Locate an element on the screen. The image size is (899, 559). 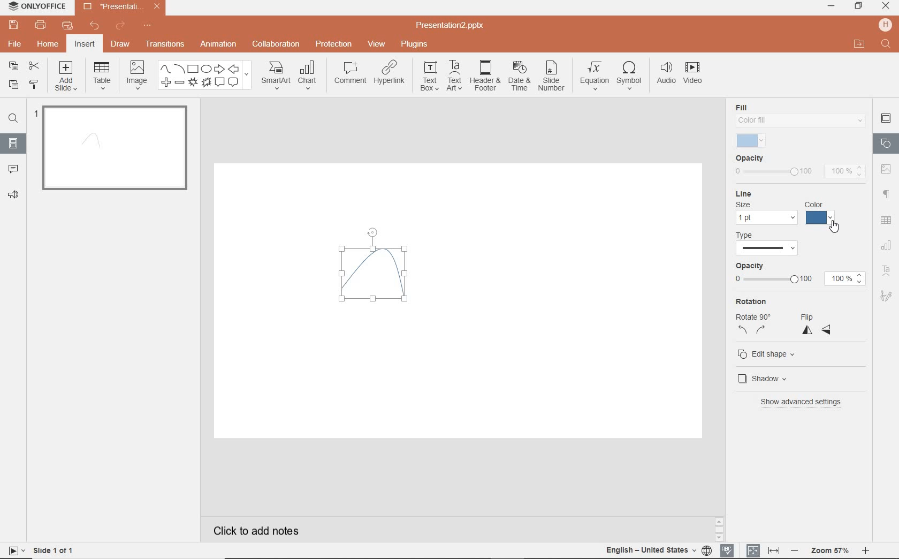
SLIDES is located at coordinates (13, 143).